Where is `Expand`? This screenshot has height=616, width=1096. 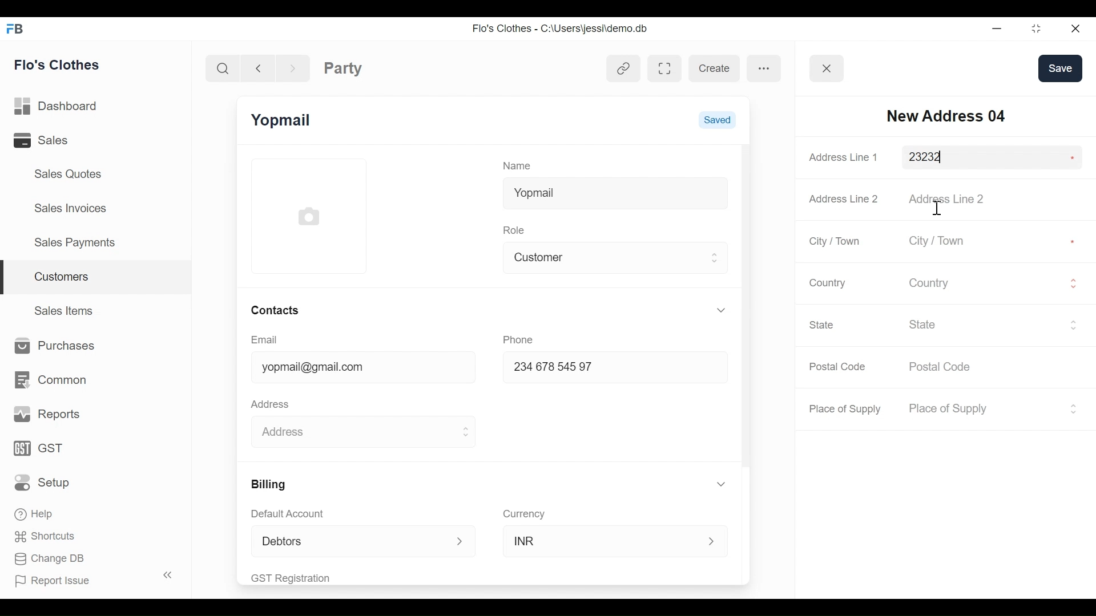
Expand is located at coordinates (721, 310).